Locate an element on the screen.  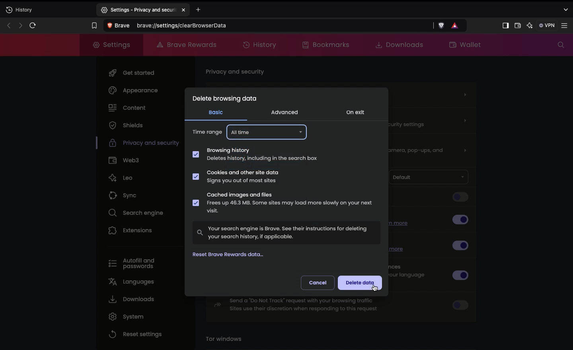
Appearance is located at coordinates (136, 91).